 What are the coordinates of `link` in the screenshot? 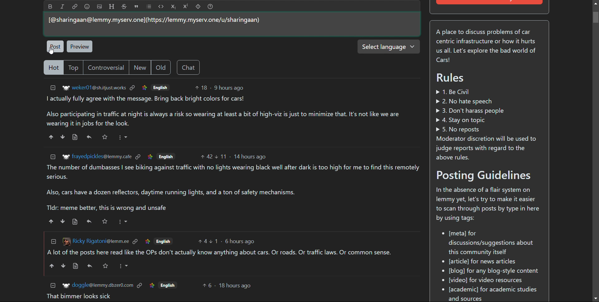 It's located at (135, 241).